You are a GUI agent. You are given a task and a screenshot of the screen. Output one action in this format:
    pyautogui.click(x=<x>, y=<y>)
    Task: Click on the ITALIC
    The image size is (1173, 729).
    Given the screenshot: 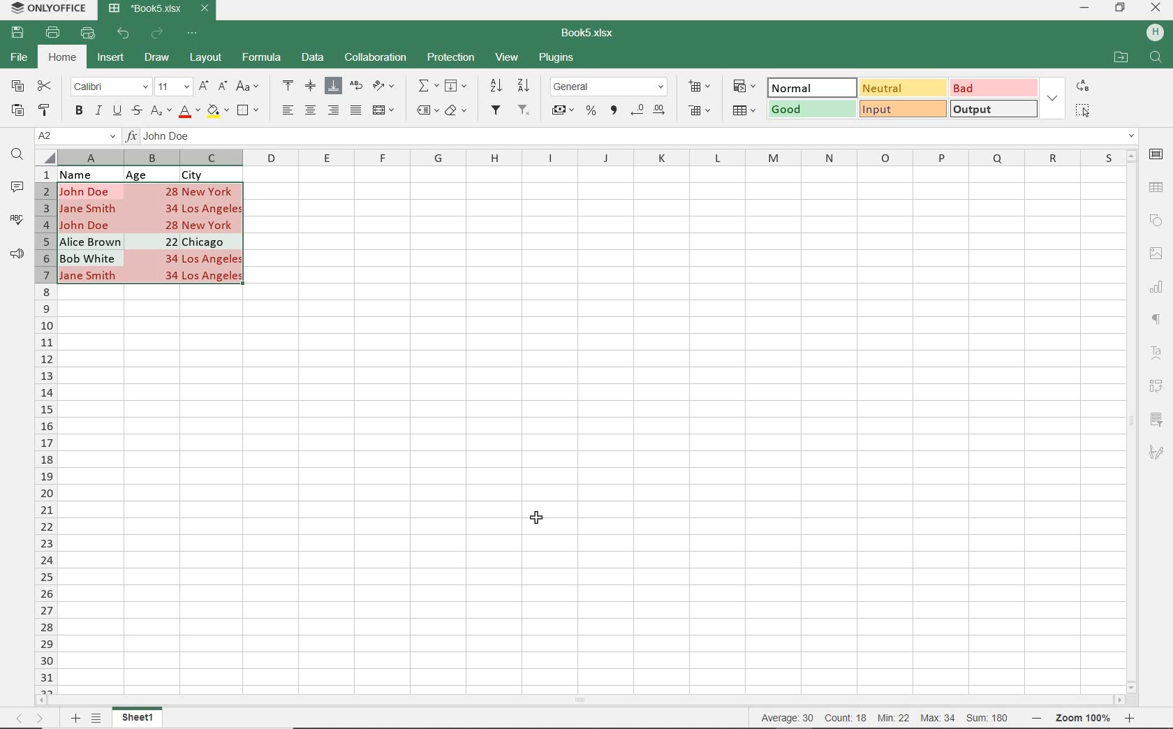 What is the action you would take?
    pyautogui.click(x=98, y=110)
    